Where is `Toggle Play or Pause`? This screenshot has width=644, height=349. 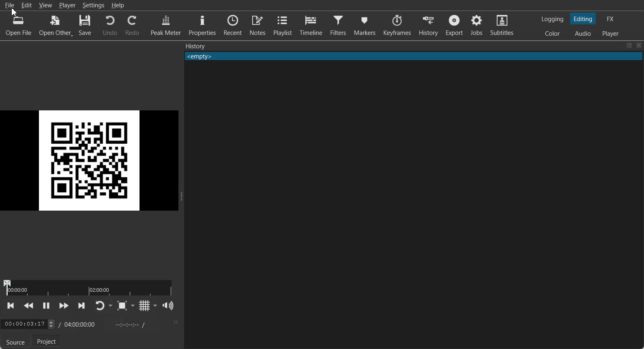 Toggle Play or Pause is located at coordinates (45, 306).